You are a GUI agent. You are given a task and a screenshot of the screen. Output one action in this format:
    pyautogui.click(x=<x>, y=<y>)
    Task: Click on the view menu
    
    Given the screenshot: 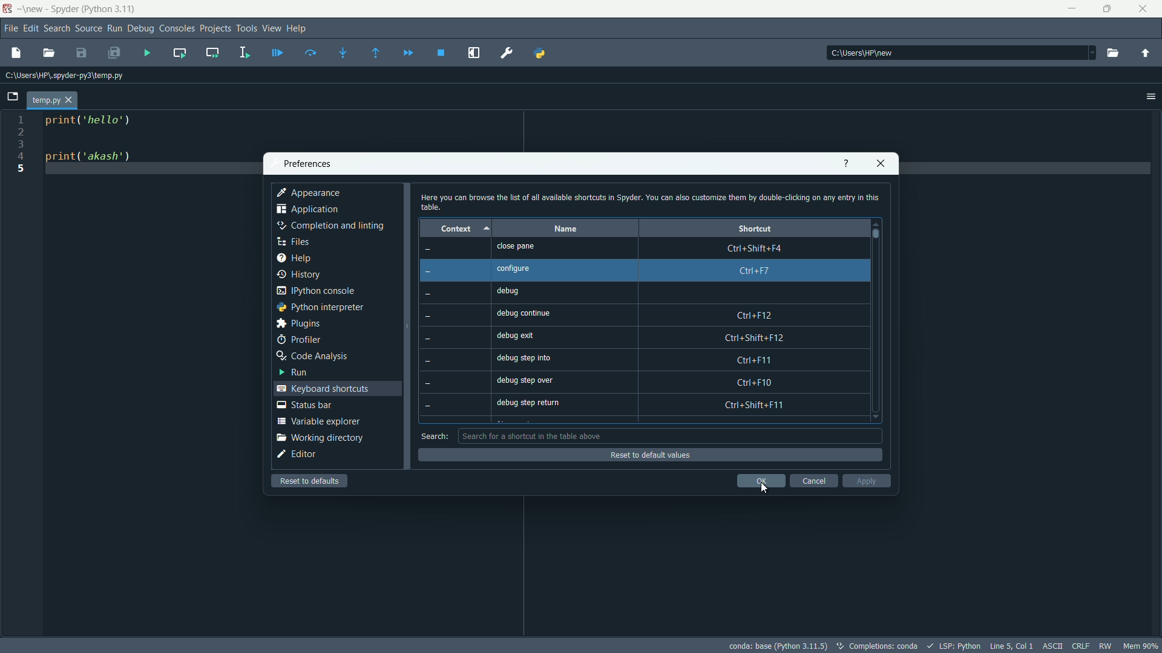 What is the action you would take?
    pyautogui.click(x=271, y=28)
    